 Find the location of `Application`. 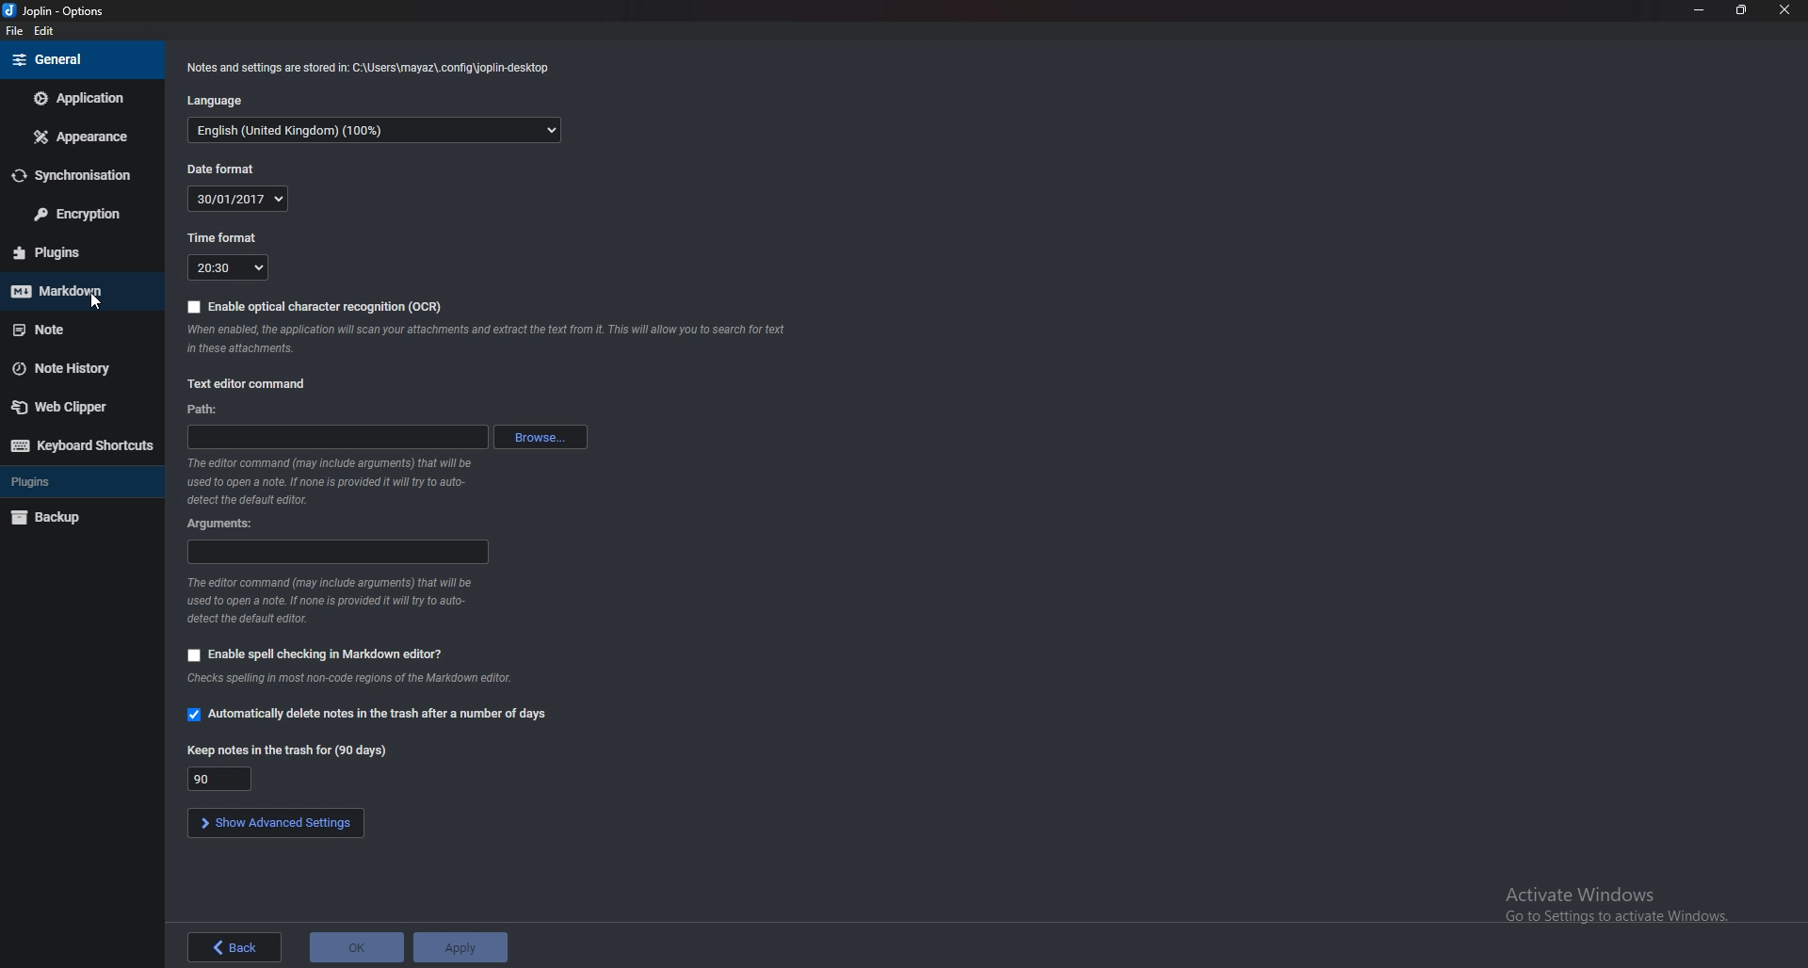

Application is located at coordinates (82, 101).